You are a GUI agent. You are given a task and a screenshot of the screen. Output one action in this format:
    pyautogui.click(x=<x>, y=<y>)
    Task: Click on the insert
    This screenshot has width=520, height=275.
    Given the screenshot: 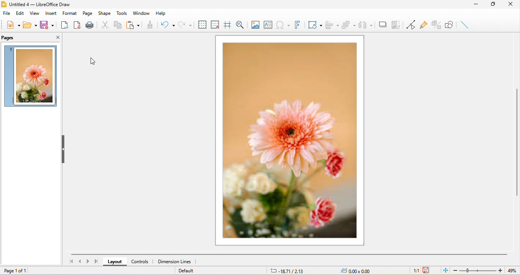 What is the action you would take?
    pyautogui.click(x=51, y=13)
    